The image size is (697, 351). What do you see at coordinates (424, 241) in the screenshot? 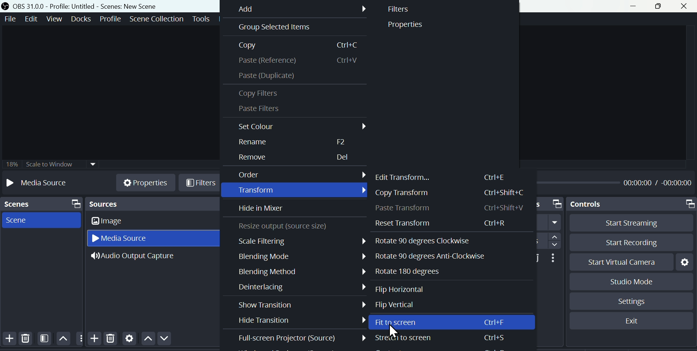
I see `Rotate 90 degrees clockwise` at bounding box center [424, 241].